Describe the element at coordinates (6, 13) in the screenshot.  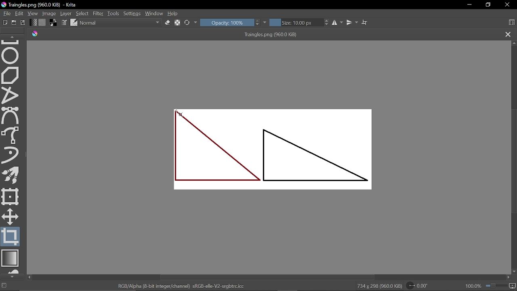
I see `File` at that location.